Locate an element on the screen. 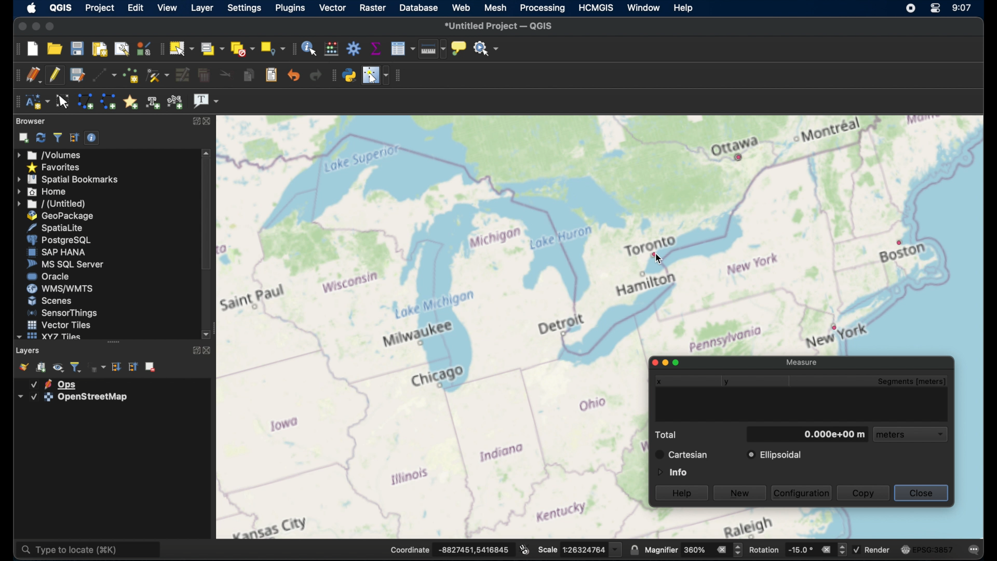 The width and height of the screenshot is (997, 561). open field calculator is located at coordinates (333, 48).